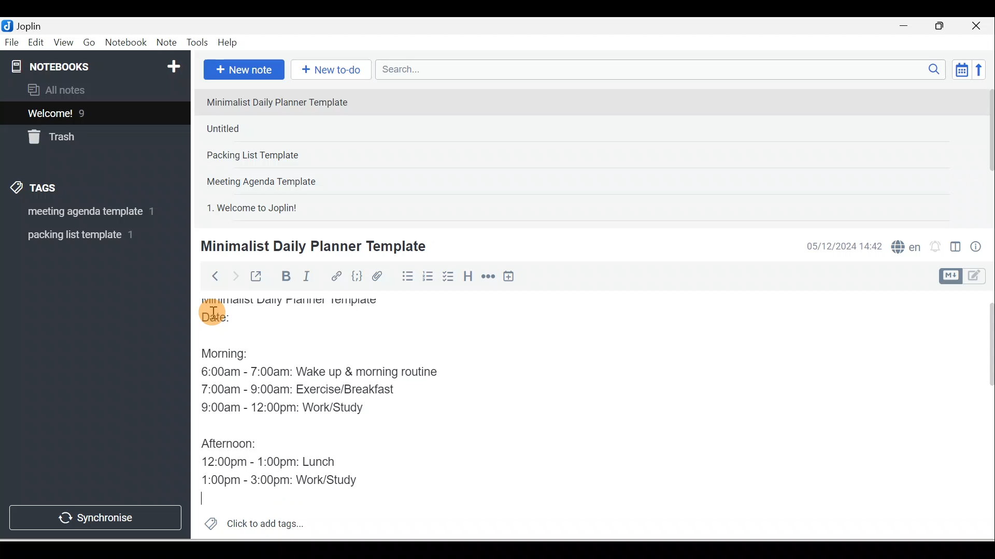  Describe the element at coordinates (242, 70) in the screenshot. I see `New note` at that location.